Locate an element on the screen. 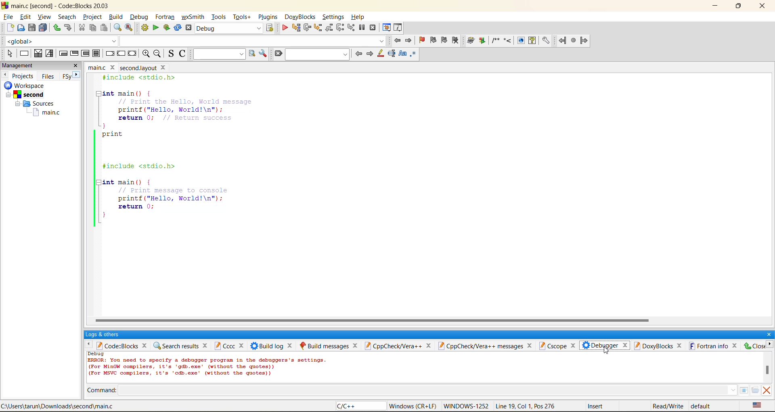 This screenshot has width=775, height=412. block instruction is located at coordinates (95, 53).